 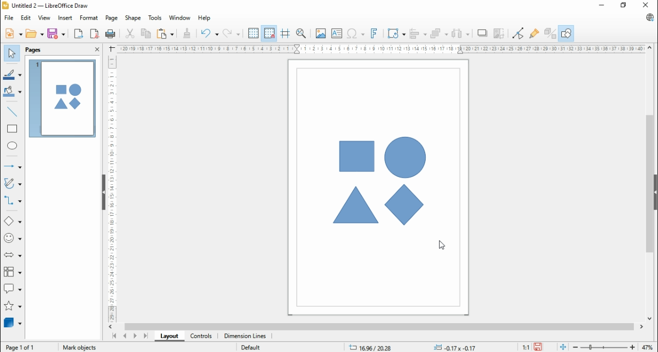 I want to click on page 1, so click(x=62, y=99).